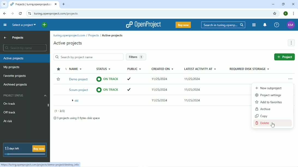  Describe the element at coordinates (192, 101) in the screenshot. I see `11/25/2024` at that location.